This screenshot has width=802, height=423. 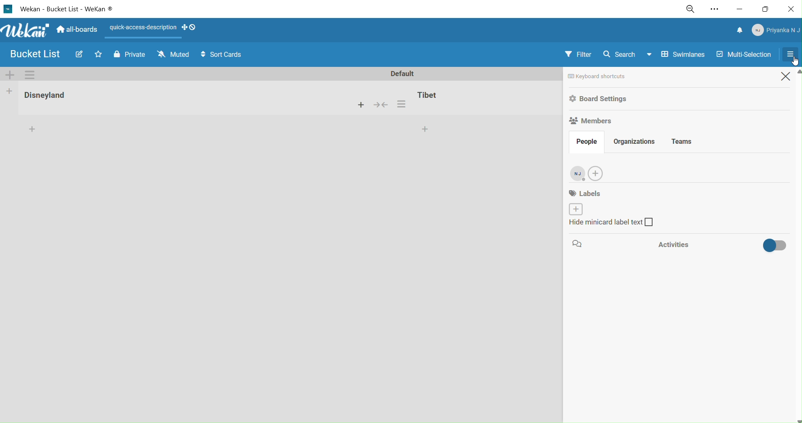 I want to click on add a card, so click(x=361, y=104).